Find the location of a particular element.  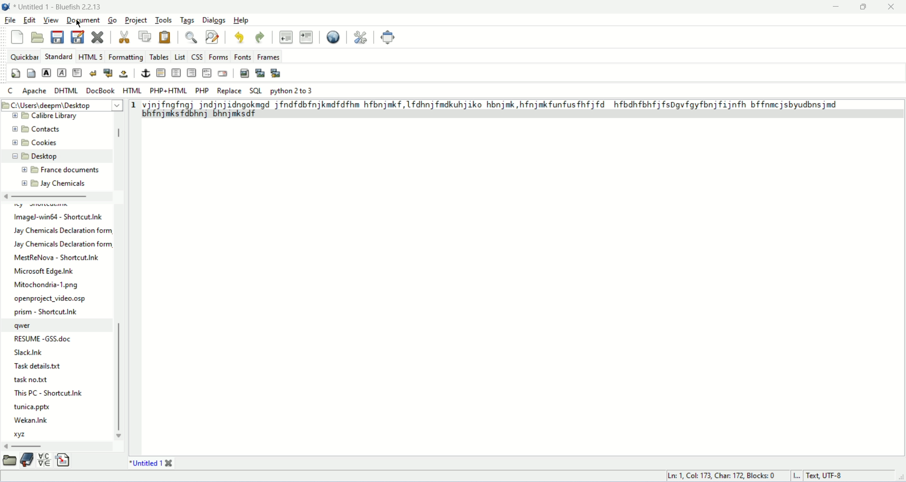

RESUME -GSS.doc is located at coordinates (44, 339).